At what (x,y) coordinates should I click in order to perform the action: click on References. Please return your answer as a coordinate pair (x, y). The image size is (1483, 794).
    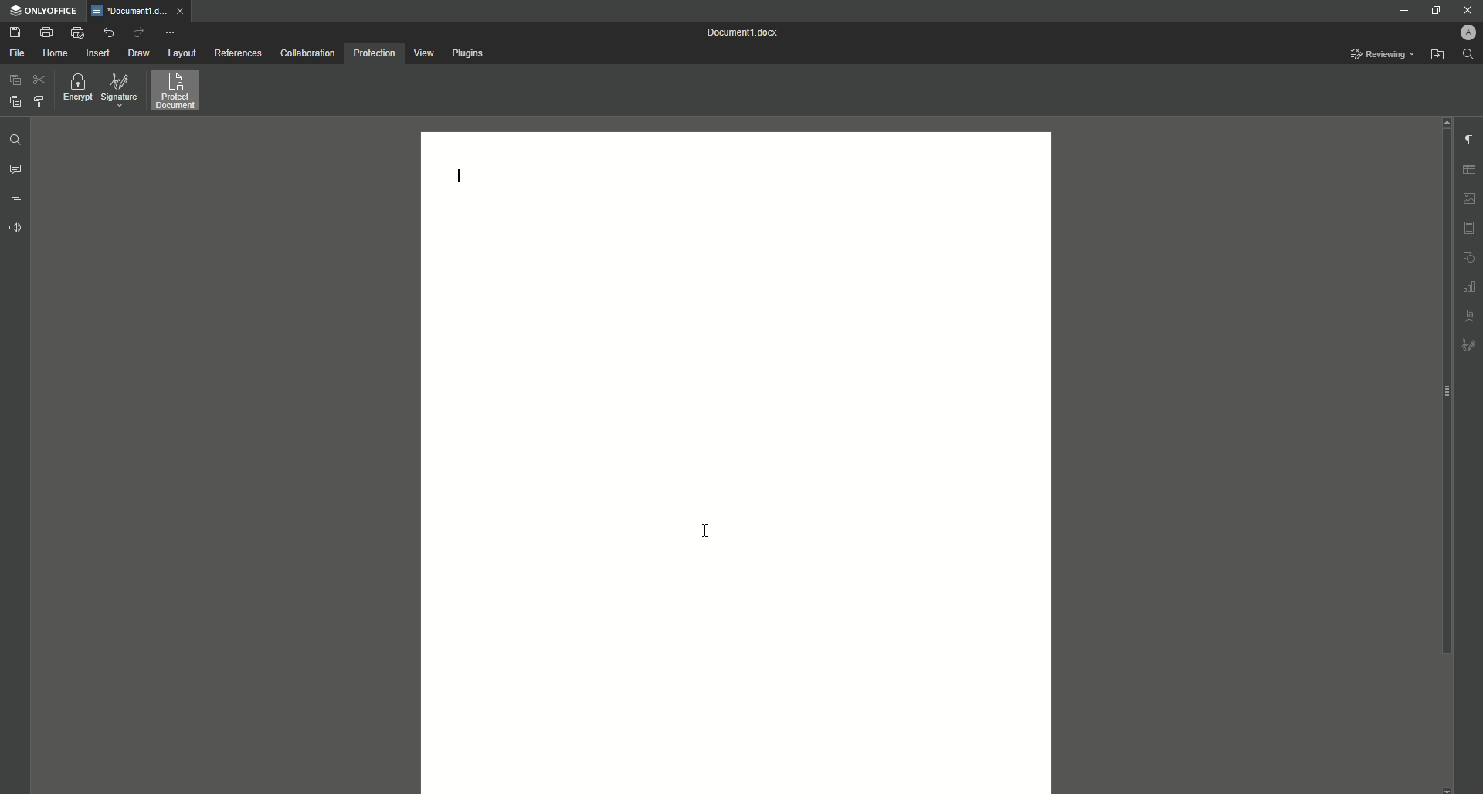
    Looking at the image, I should click on (237, 53).